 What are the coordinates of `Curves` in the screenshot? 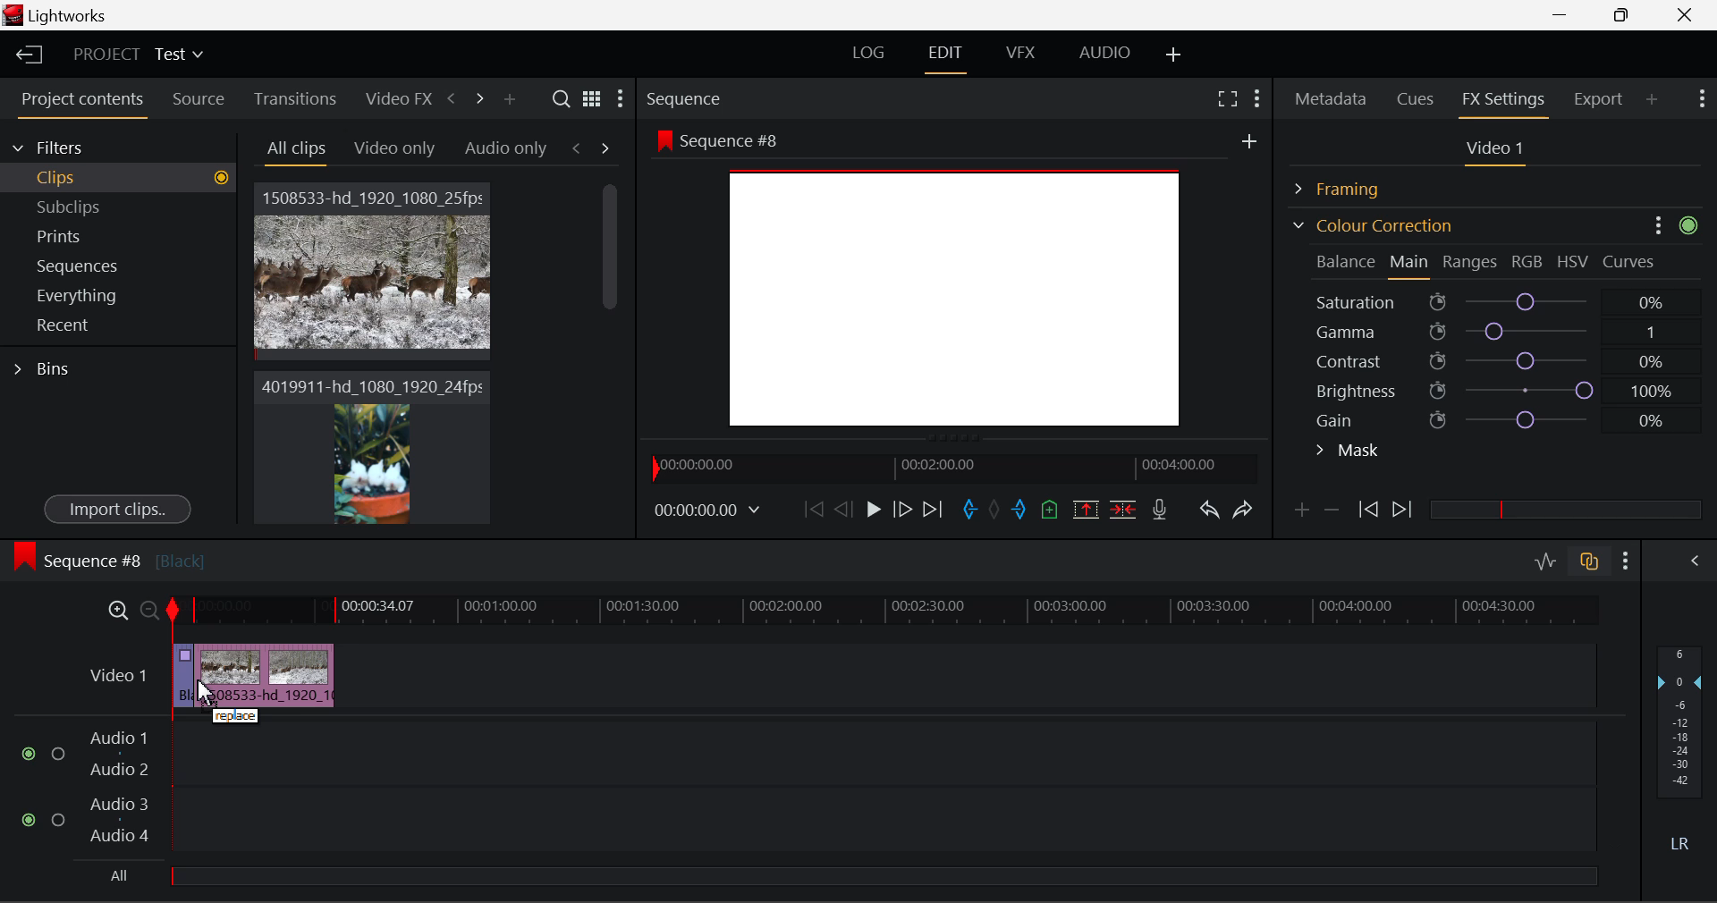 It's located at (1631, 261).